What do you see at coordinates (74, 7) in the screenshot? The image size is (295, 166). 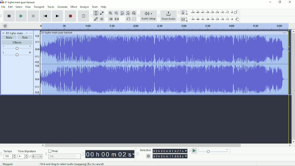 I see `Effect` at bounding box center [74, 7].